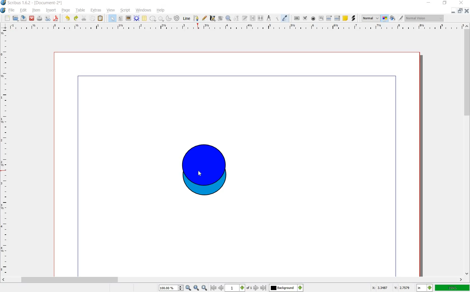 This screenshot has height=292, width=470. I want to click on minimize, so click(453, 11).